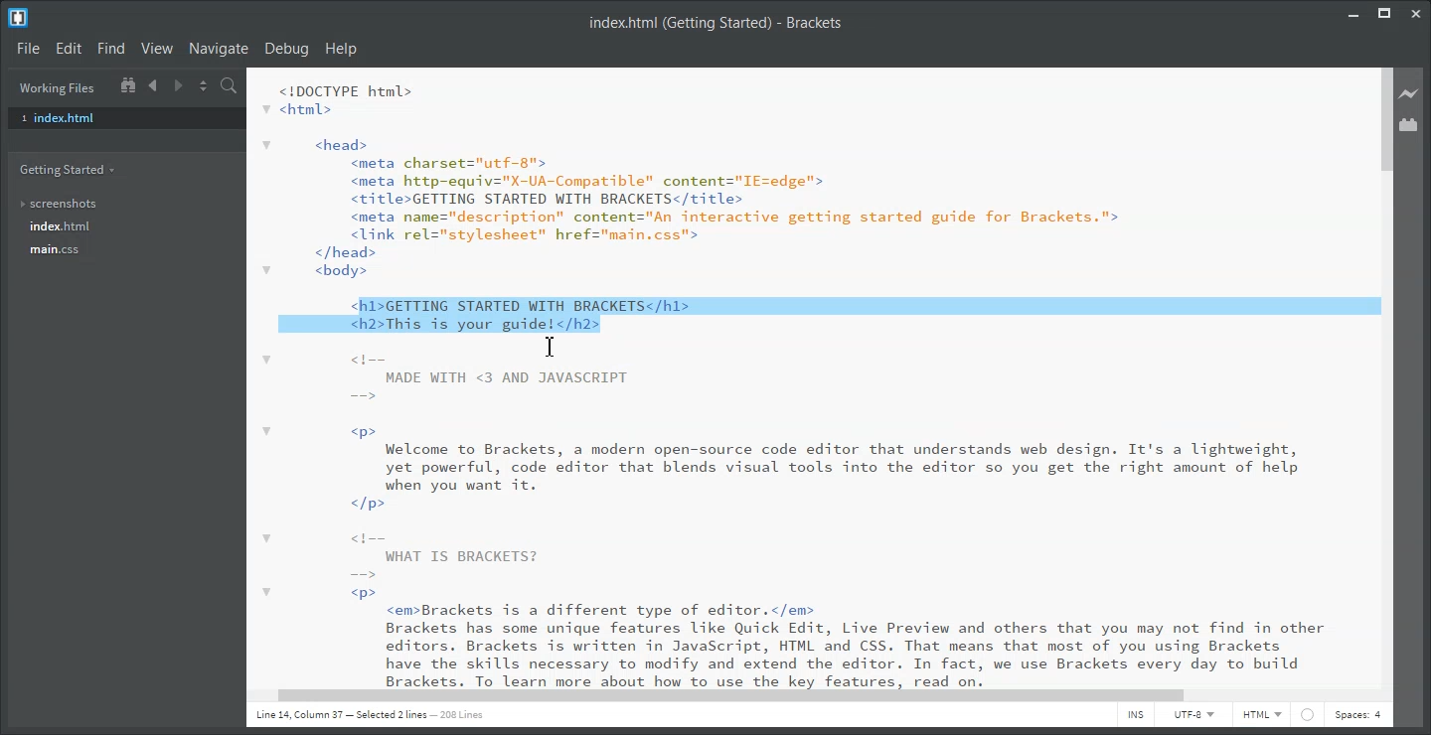 This screenshot has width=1431, height=735. What do you see at coordinates (110, 49) in the screenshot?
I see `Find` at bounding box center [110, 49].